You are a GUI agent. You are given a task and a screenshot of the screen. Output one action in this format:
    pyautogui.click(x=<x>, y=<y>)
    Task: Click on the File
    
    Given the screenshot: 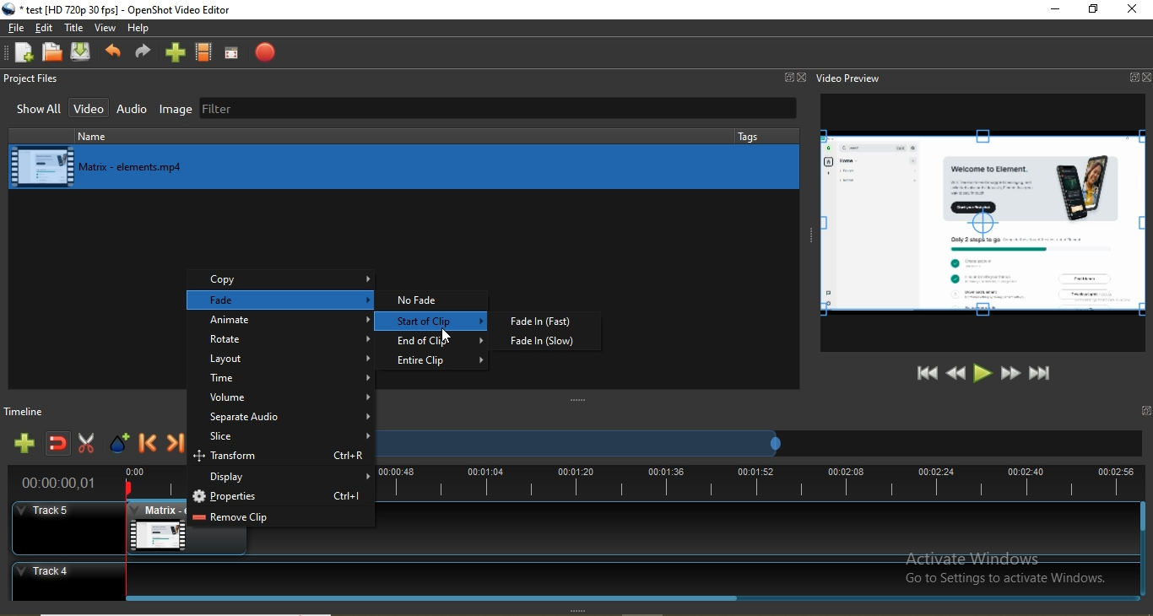 What is the action you would take?
    pyautogui.click(x=14, y=29)
    